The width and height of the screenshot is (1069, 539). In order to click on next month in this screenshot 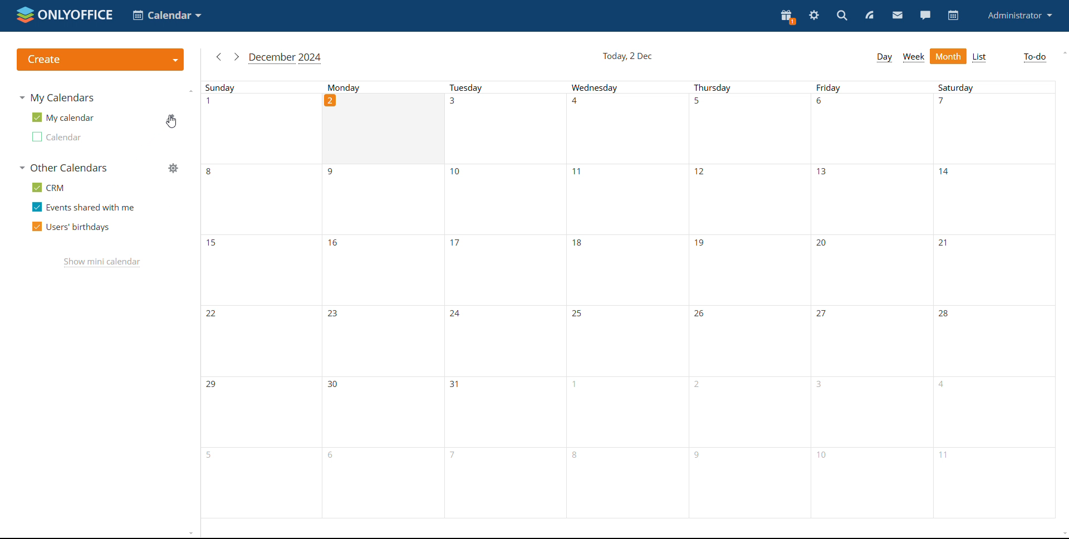, I will do `click(237, 57)`.